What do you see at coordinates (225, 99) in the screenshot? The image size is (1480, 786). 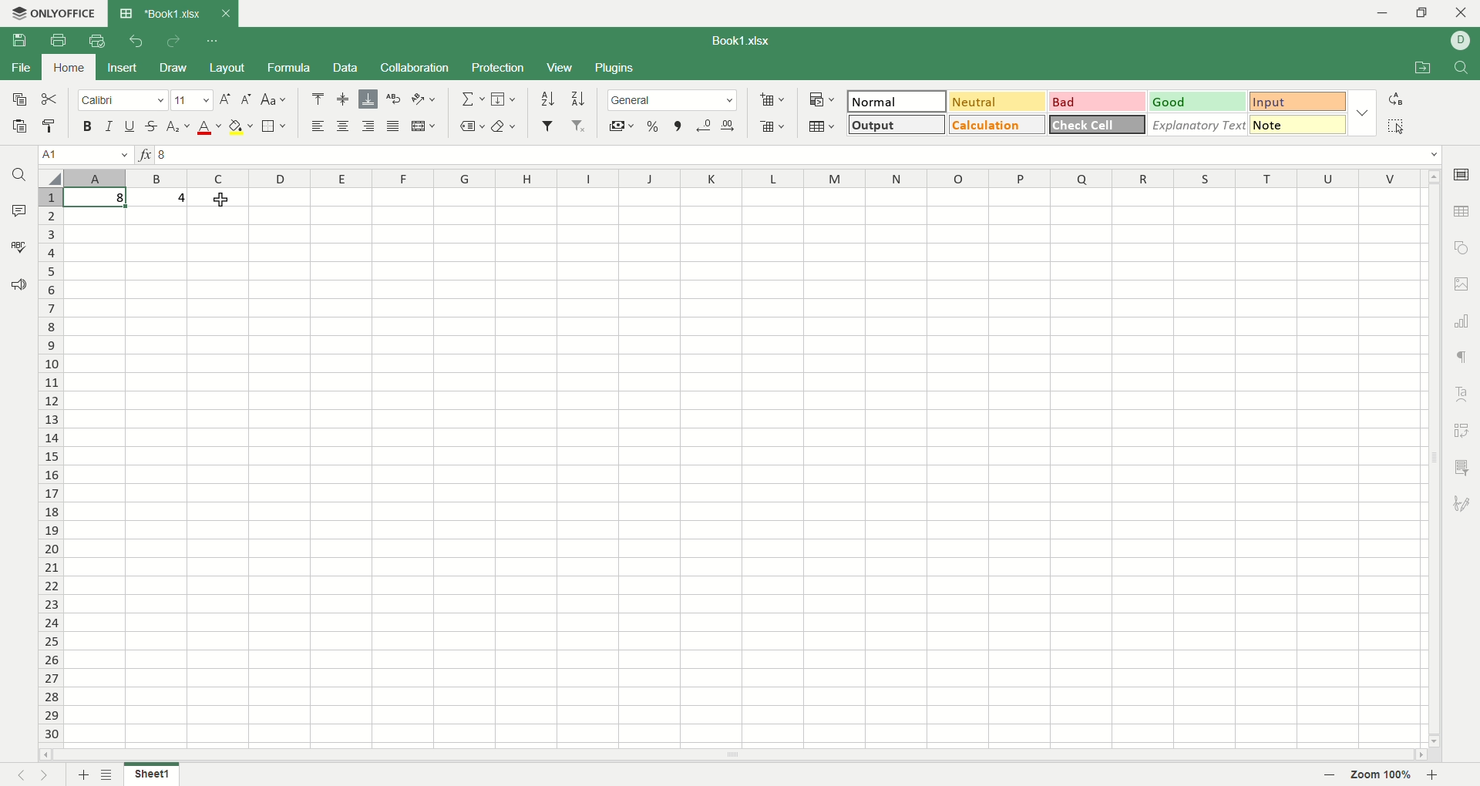 I see `increase font size` at bounding box center [225, 99].